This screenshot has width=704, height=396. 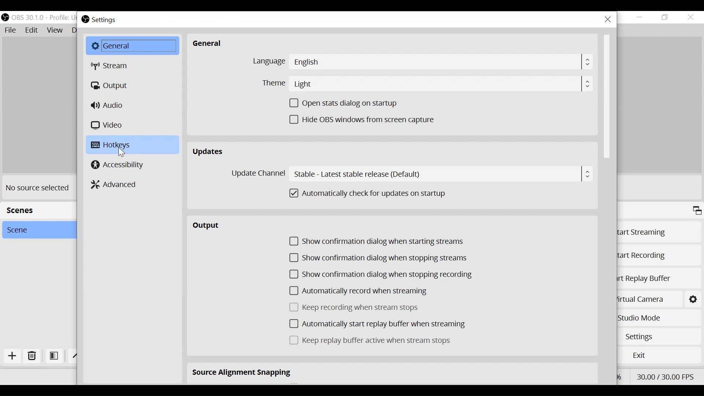 What do you see at coordinates (371, 194) in the screenshot?
I see `(un)check Automatically check for updates on startup` at bounding box center [371, 194].